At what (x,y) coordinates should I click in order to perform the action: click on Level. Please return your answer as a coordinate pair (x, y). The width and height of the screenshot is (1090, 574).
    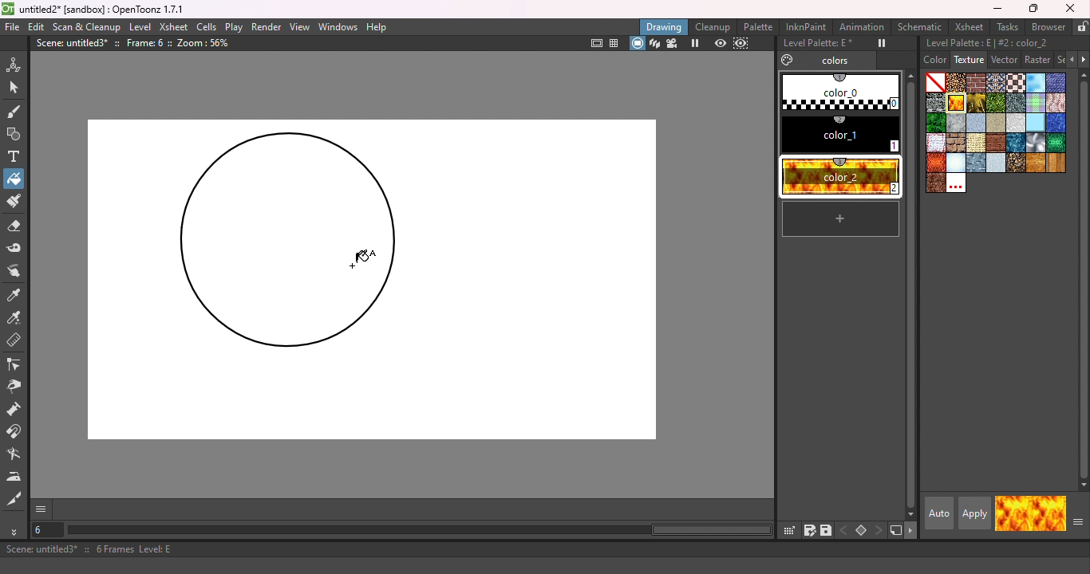
    Looking at the image, I should click on (141, 26).